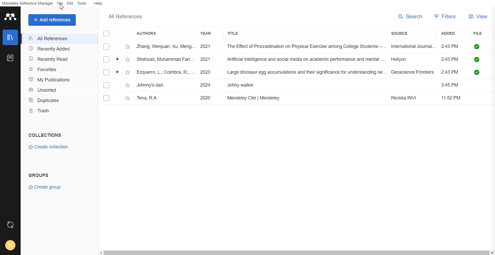 This screenshot has width=495, height=255. What do you see at coordinates (166, 72) in the screenshot?
I see `Ezquerro, L.; Coimbra, R; ...` at bounding box center [166, 72].